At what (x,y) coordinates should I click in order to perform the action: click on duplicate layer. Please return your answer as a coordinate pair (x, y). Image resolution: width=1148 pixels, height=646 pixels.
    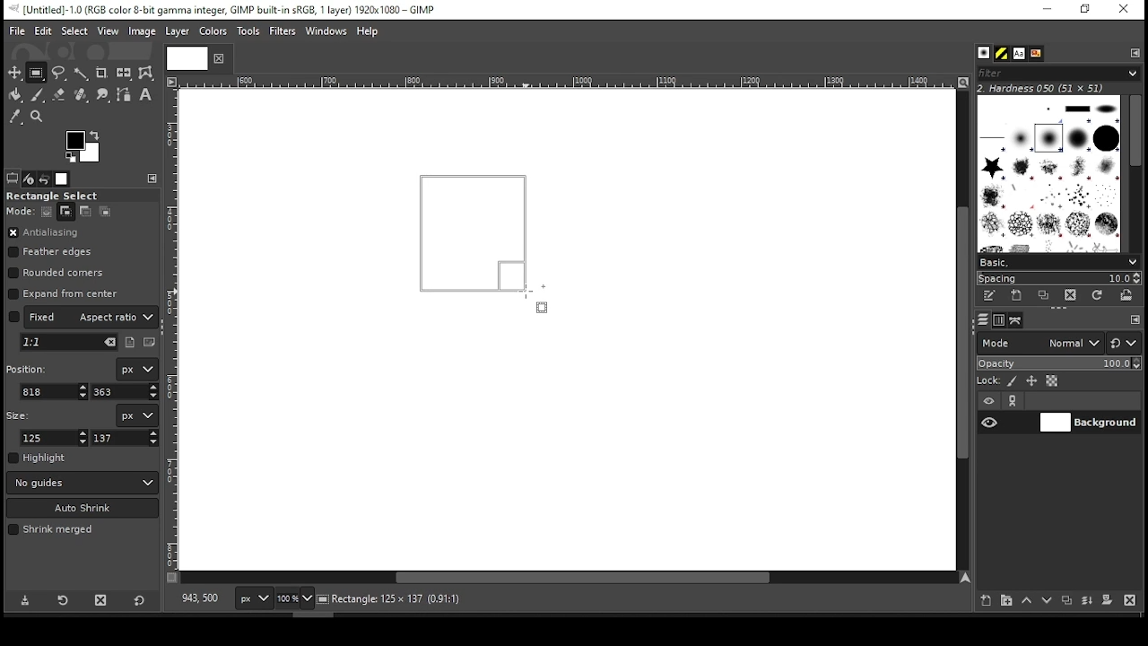
    Looking at the image, I should click on (1069, 602).